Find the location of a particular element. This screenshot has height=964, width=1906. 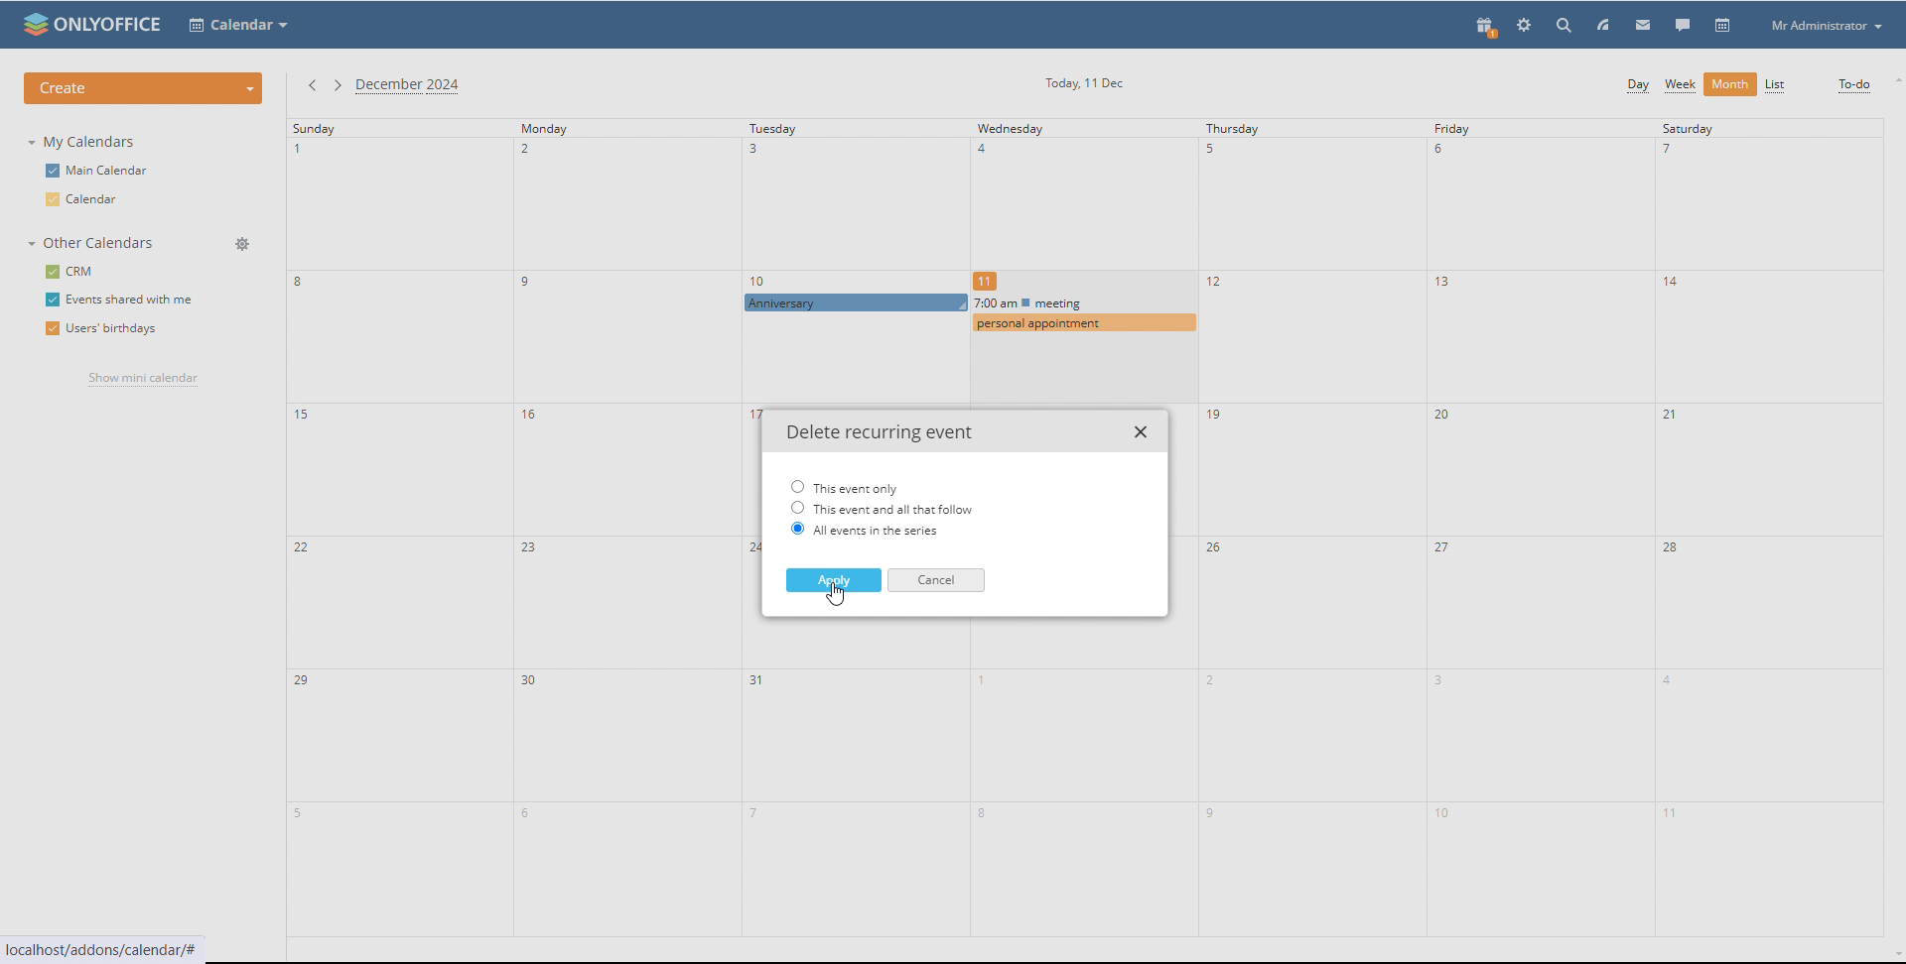

next month is located at coordinates (337, 86).